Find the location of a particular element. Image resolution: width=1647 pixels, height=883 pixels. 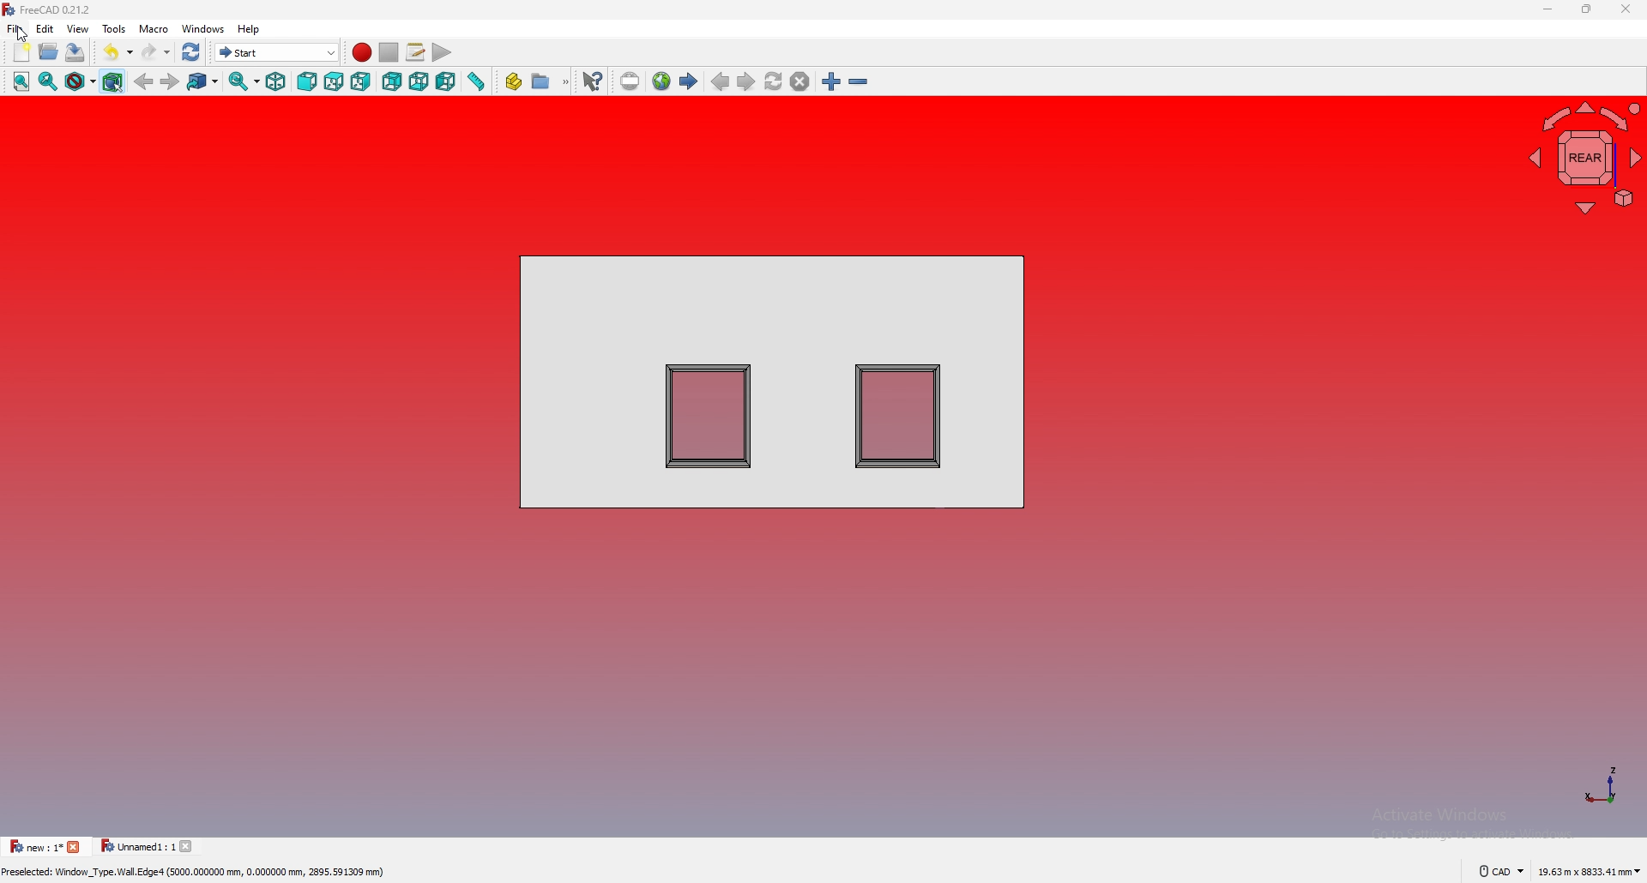

synced view is located at coordinates (244, 81).